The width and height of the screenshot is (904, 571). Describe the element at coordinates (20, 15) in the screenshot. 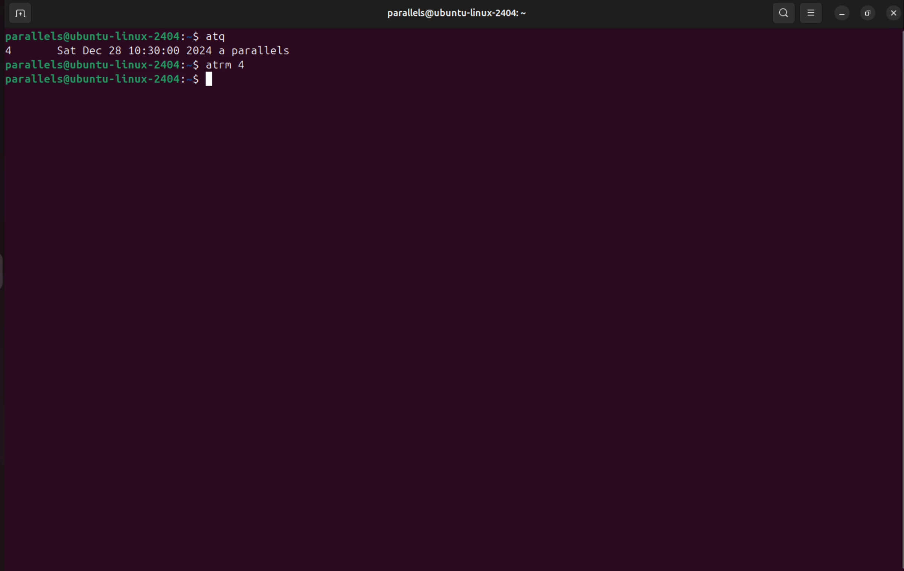

I see `add terminal` at that location.